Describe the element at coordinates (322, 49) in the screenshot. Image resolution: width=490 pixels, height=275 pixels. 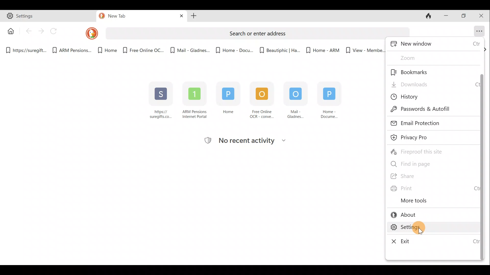
I see `Bookmark 8` at that location.